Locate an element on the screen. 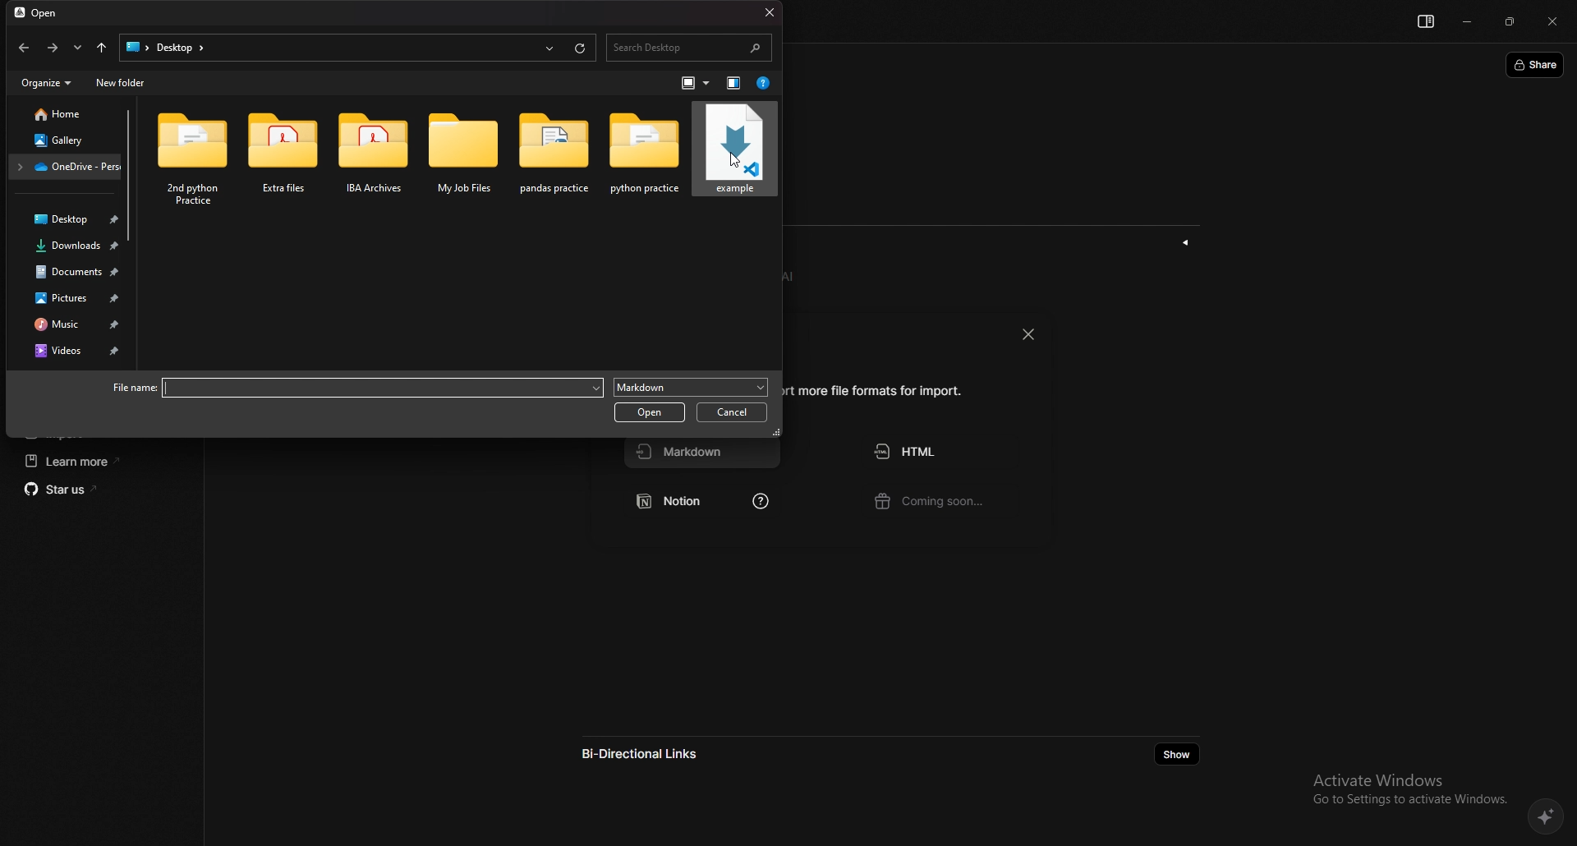 The width and height of the screenshot is (1577, 846). back is located at coordinates (24, 48).